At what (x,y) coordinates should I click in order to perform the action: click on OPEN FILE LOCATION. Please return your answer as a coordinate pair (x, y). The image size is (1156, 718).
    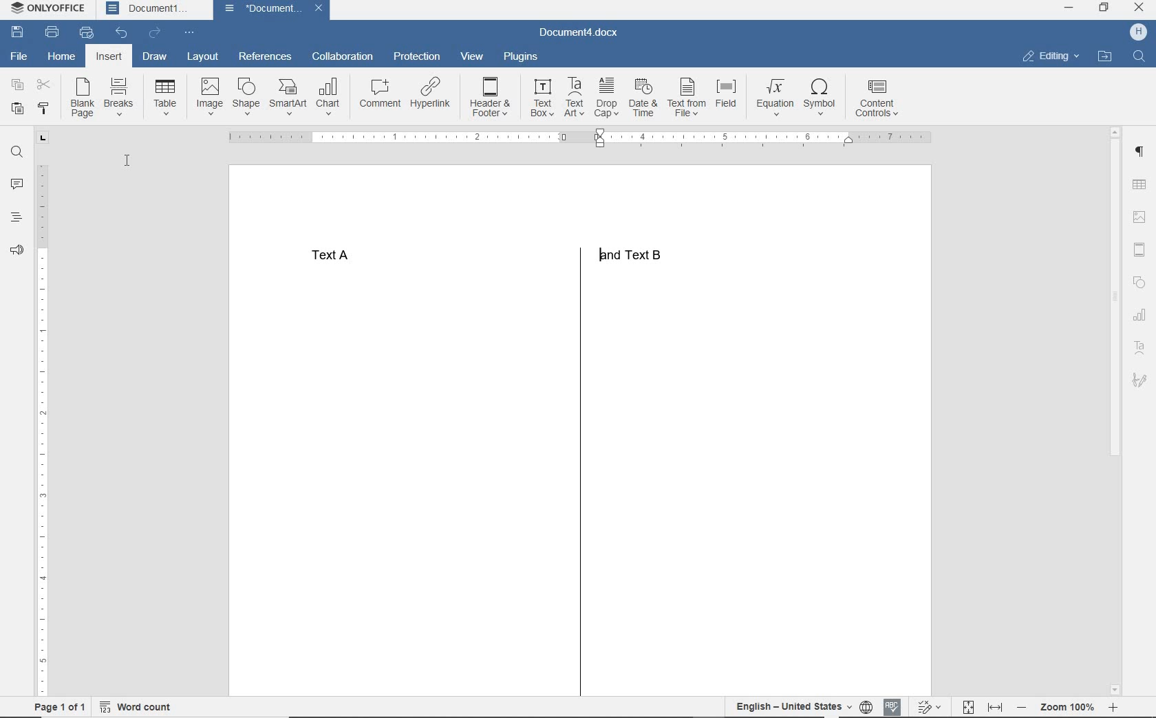
    Looking at the image, I should click on (1106, 56).